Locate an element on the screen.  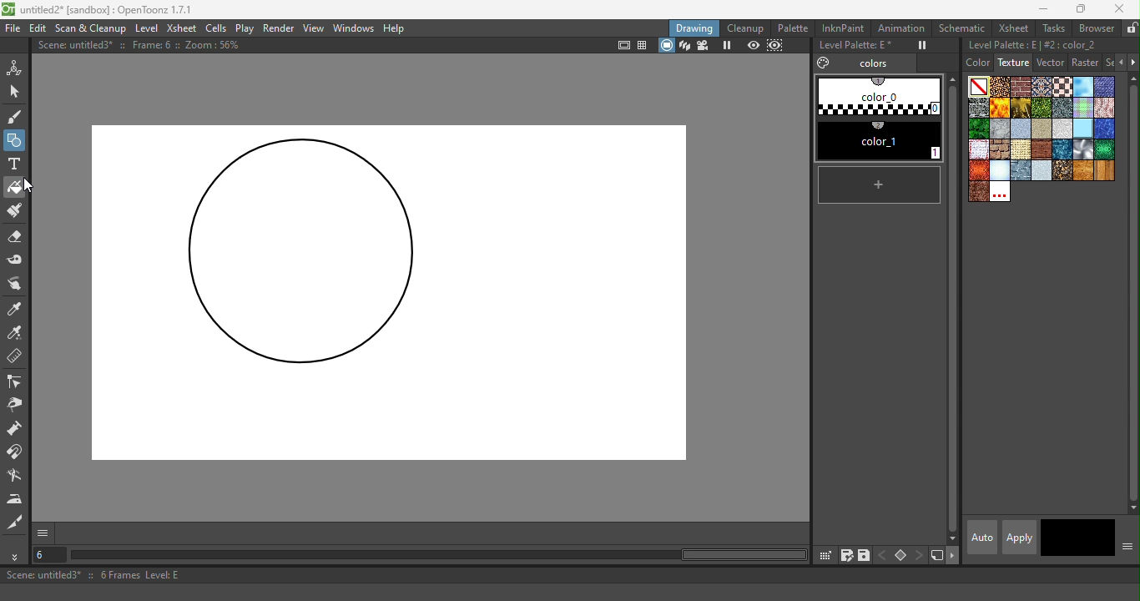
Magnet tool is located at coordinates (15, 453).